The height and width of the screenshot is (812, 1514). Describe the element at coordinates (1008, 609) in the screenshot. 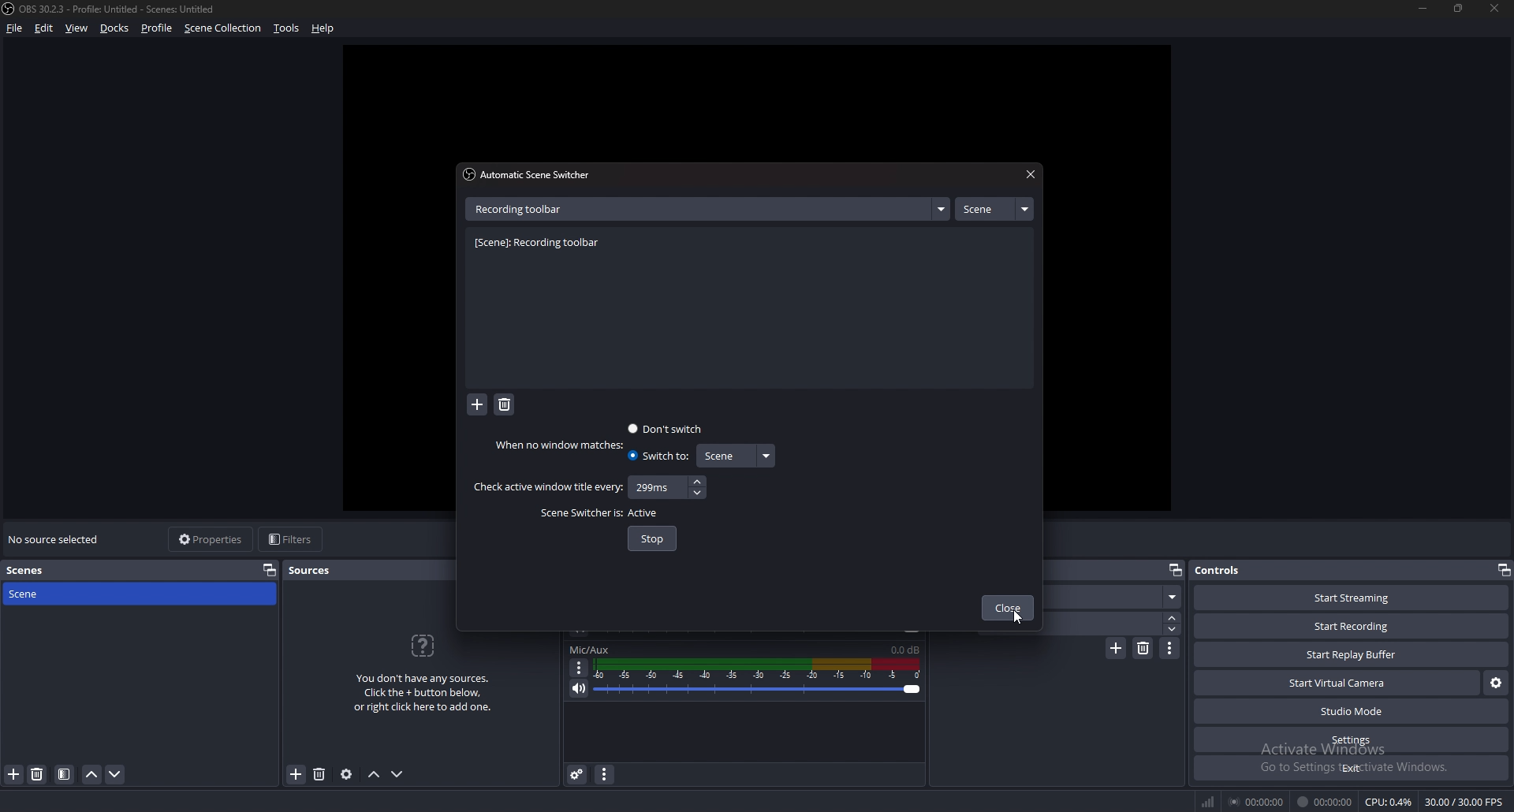

I see `close` at that location.